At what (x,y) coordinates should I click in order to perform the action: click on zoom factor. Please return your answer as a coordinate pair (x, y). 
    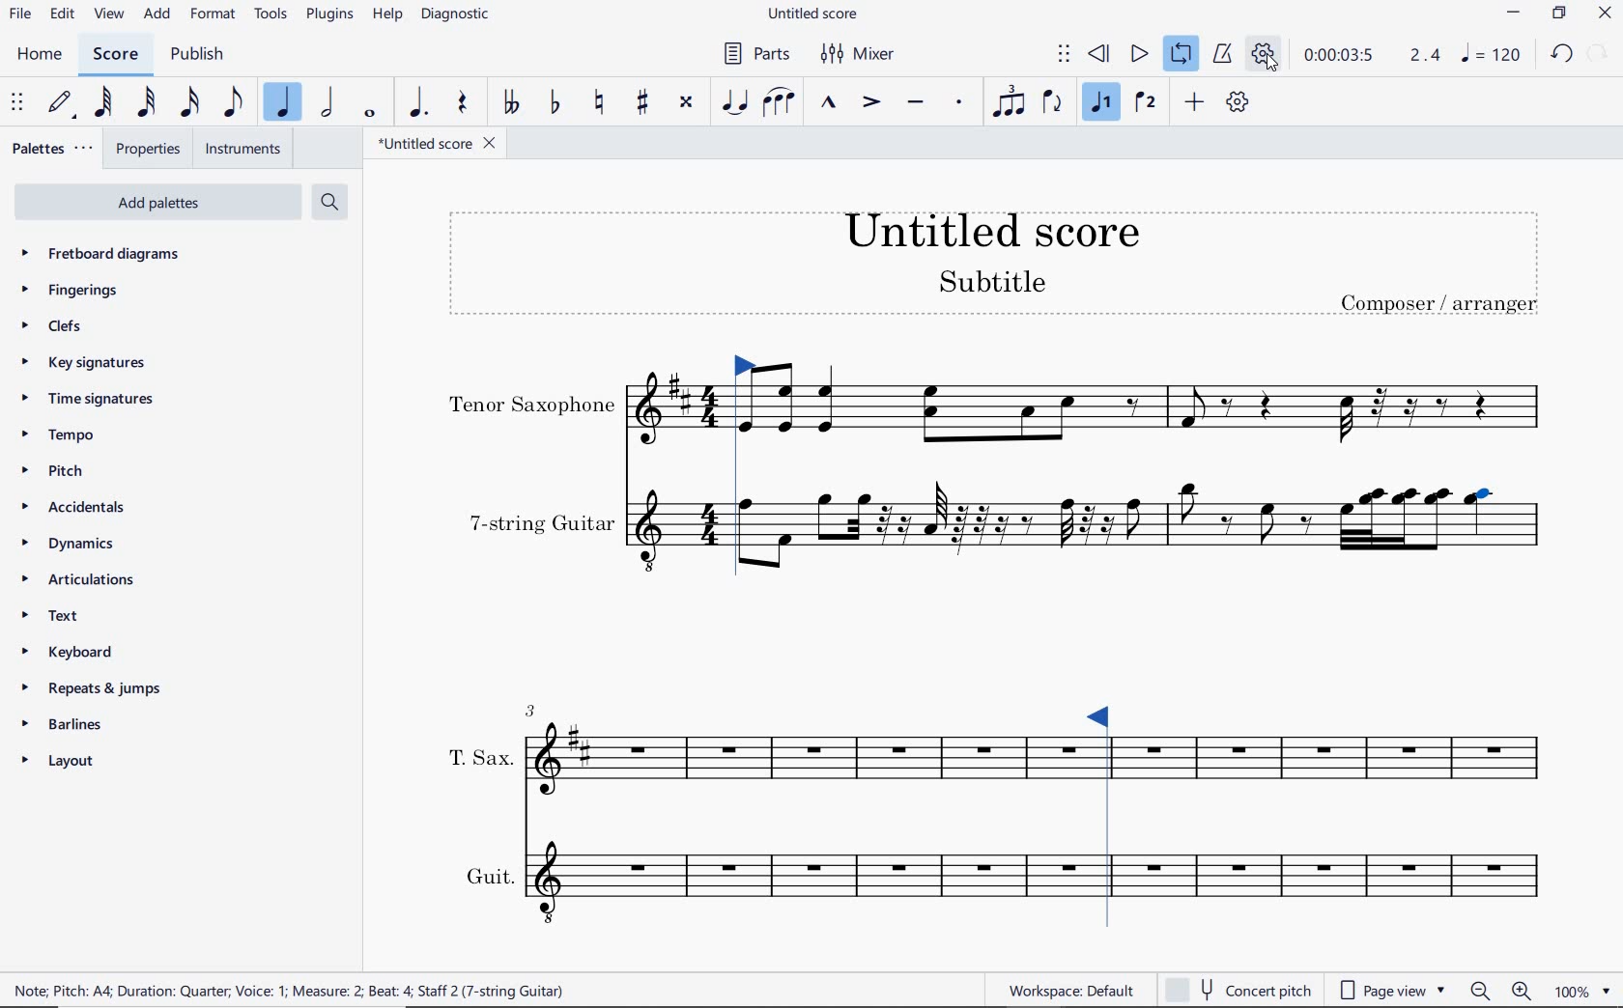
    Looking at the image, I should click on (1579, 990).